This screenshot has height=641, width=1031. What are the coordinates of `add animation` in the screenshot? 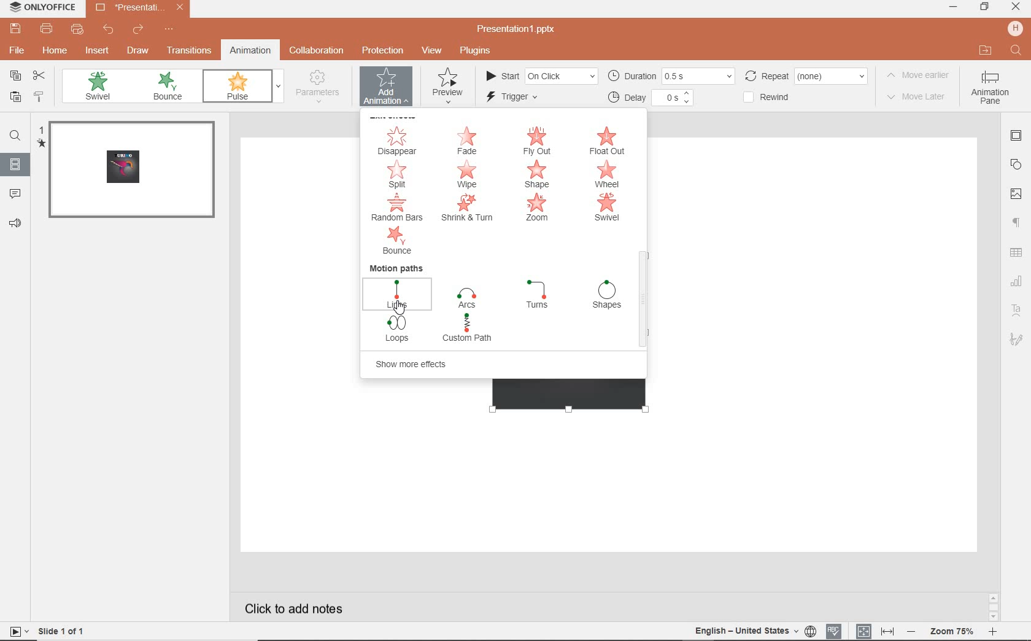 It's located at (388, 88).